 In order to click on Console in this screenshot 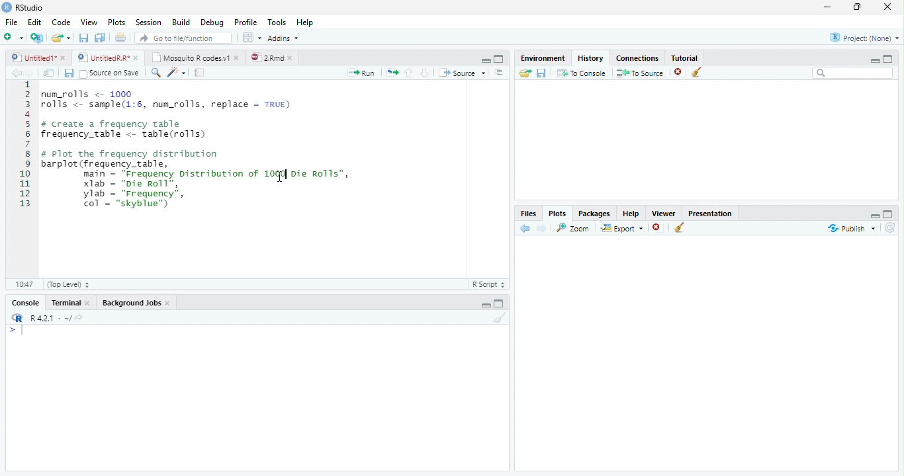, I will do `click(25, 302)`.